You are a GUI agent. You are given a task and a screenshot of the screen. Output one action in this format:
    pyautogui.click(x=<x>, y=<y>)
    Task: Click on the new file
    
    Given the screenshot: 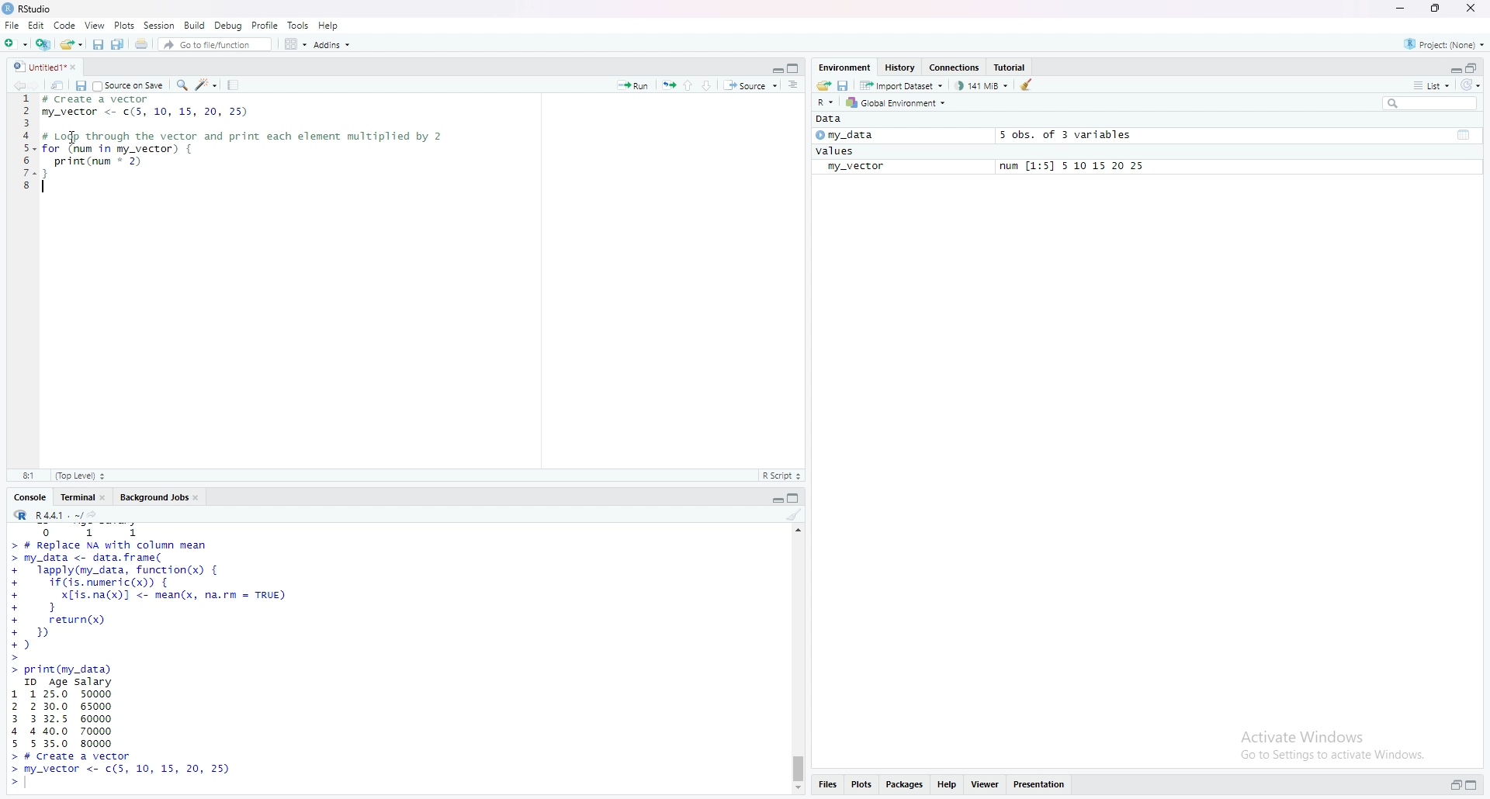 What is the action you would take?
    pyautogui.click(x=16, y=45)
    